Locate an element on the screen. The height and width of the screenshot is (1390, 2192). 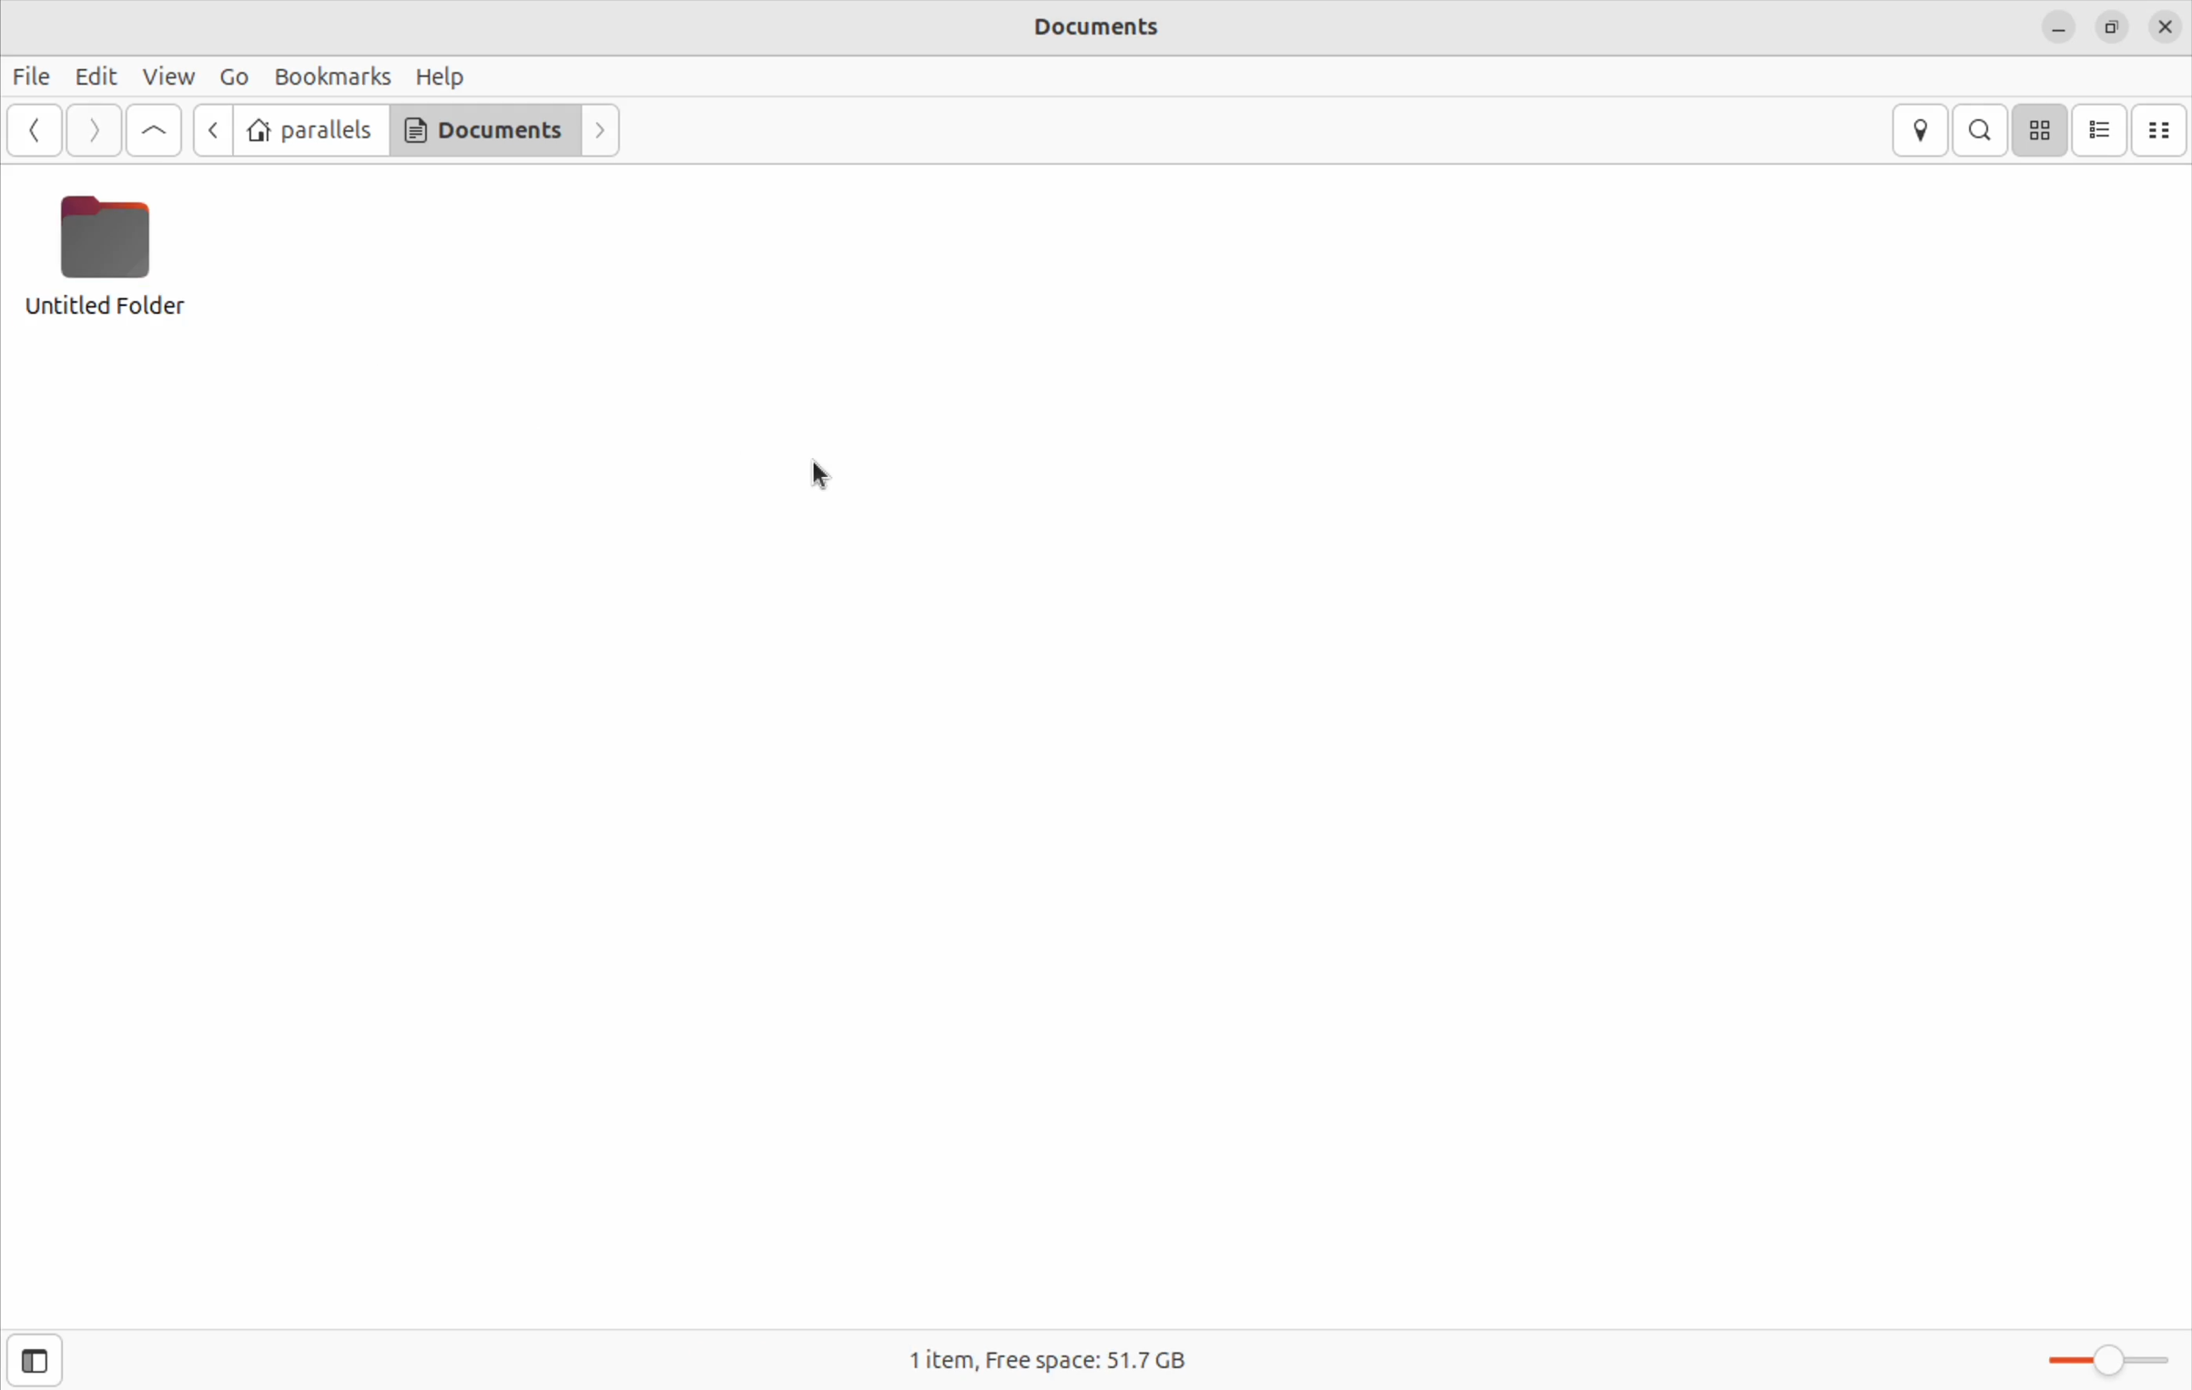
minimize is located at coordinates (2060, 25).